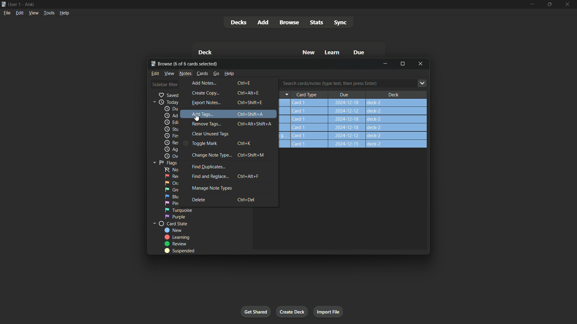 The height and width of the screenshot is (324, 577). Describe the element at coordinates (169, 73) in the screenshot. I see `view` at that location.